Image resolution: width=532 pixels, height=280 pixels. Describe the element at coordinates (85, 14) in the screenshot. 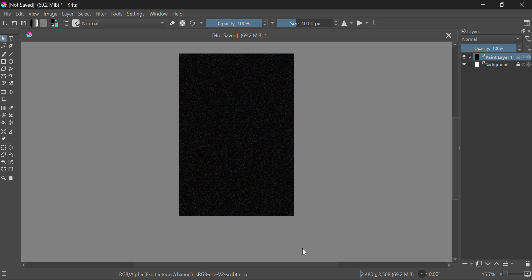

I see `Select` at that location.